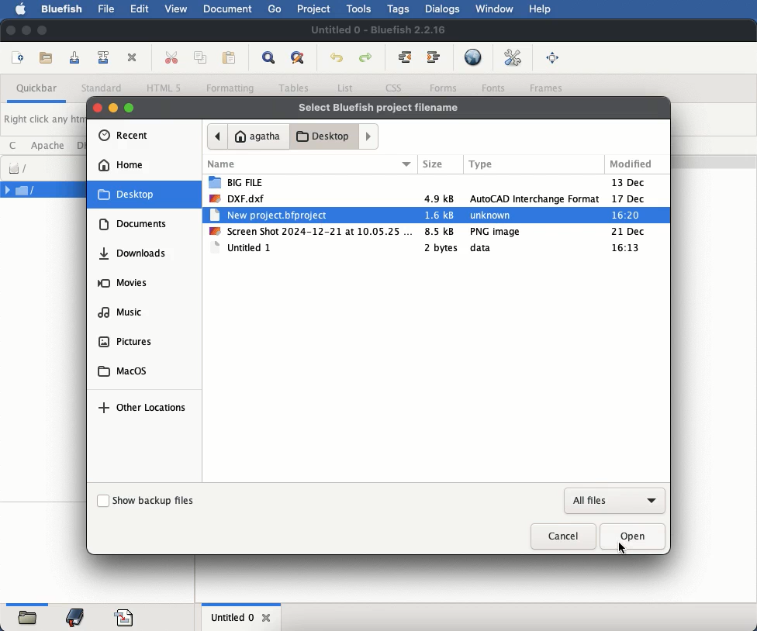  Describe the element at coordinates (240, 604) in the screenshot. I see `Horizontal Scrollbar` at that location.